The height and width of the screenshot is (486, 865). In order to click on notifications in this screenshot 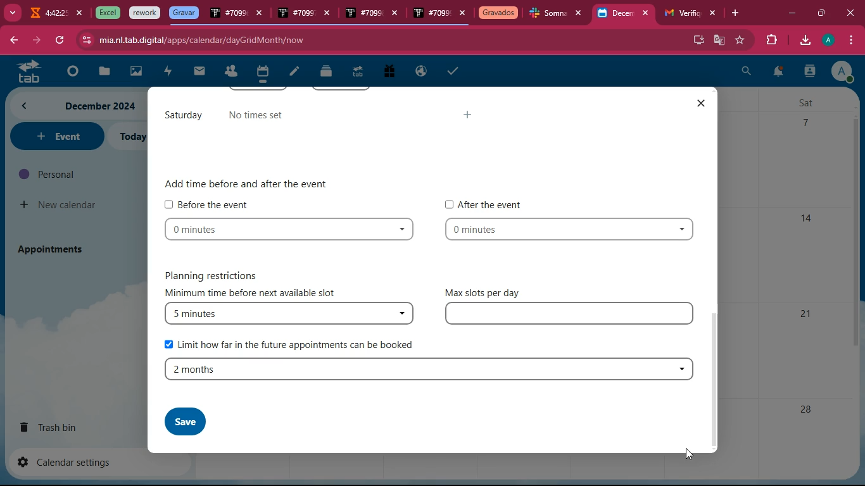, I will do `click(777, 73)`.